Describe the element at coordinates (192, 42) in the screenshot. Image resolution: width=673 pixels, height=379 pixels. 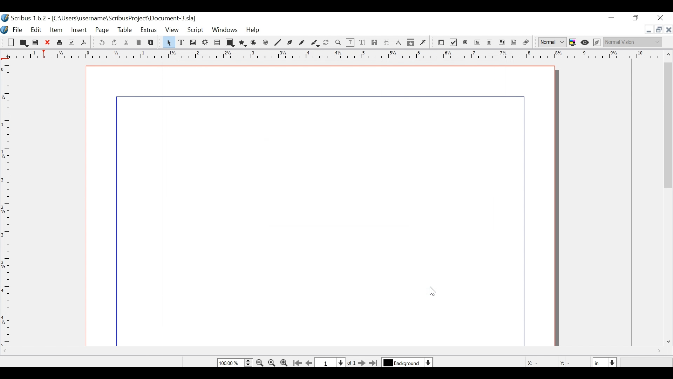
I see `Image frame` at that location.